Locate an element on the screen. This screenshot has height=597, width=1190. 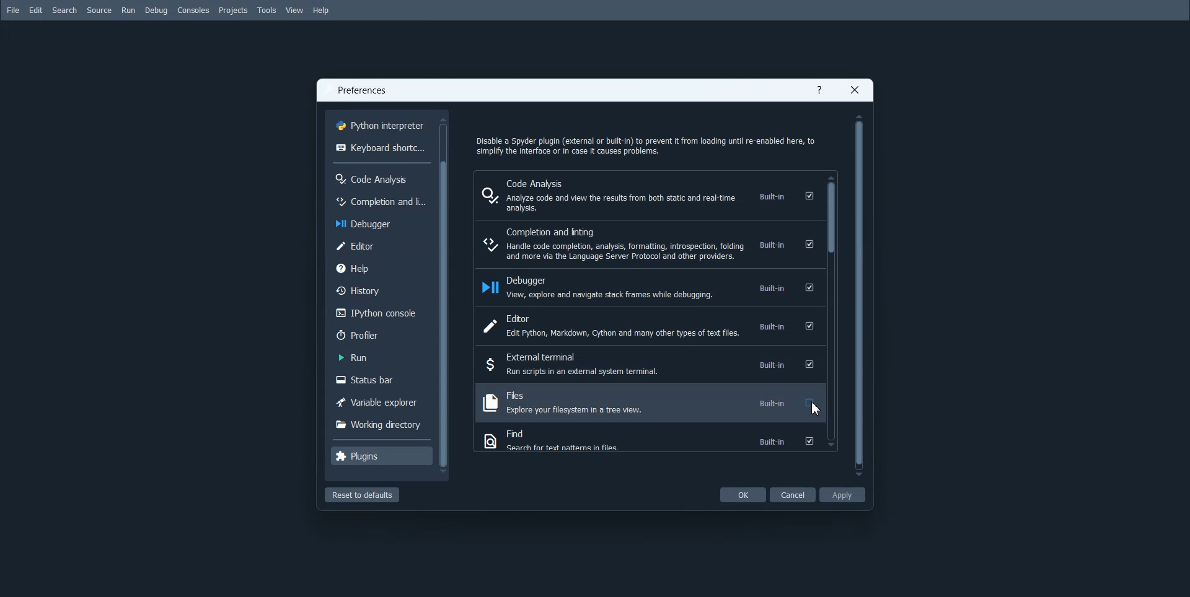
Completion and license is located at coordinates (379, 200).